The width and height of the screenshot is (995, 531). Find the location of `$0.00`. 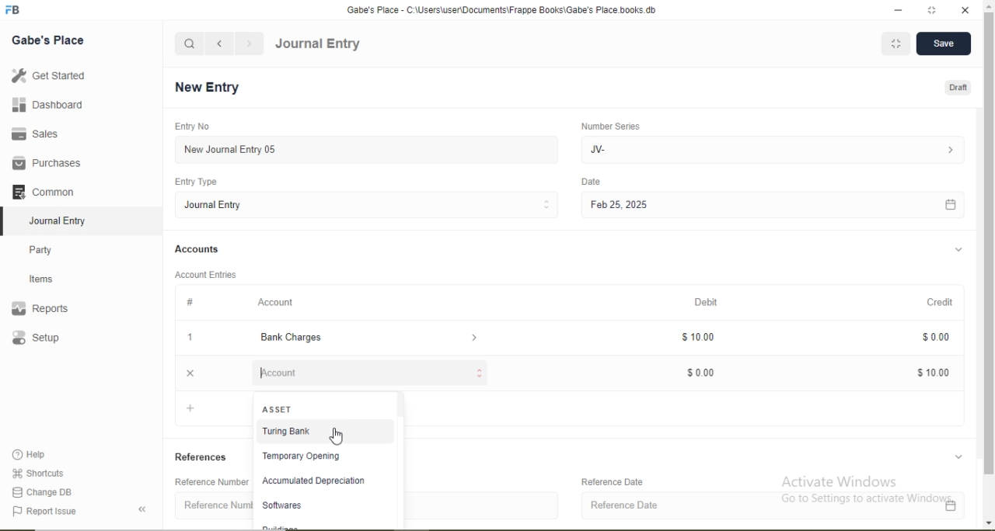

$0.00 is located at coordinates (708, 374).